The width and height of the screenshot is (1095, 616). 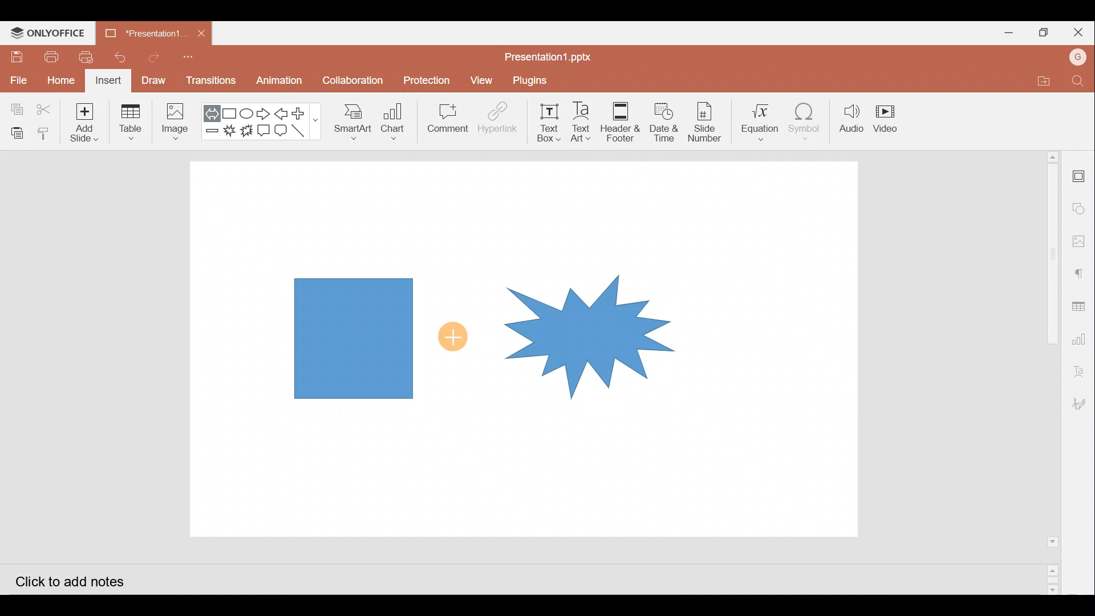 What do you see at coordinates (123, 58) in the screenshot?
I see `Undo` at bounding box center [123, 58].